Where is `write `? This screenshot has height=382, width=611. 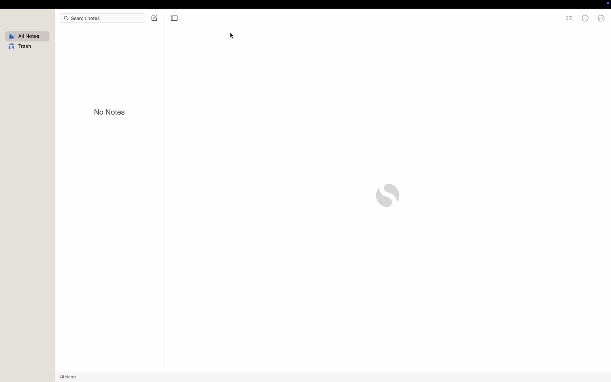 write  is located at coordinates (153, 18).